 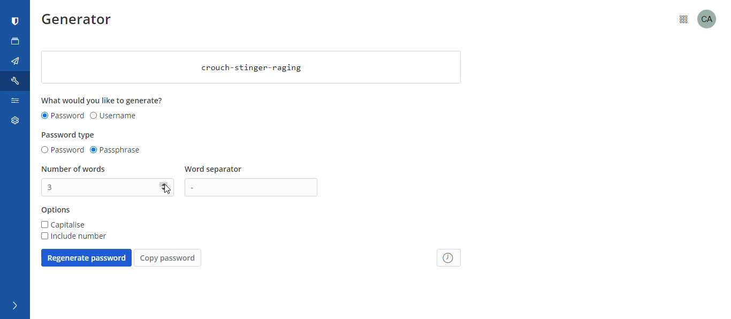 What do you see at coordinates (64, 225) in the screenshot?
I see `capitalise checkbox` at bounding box center [64, 225].